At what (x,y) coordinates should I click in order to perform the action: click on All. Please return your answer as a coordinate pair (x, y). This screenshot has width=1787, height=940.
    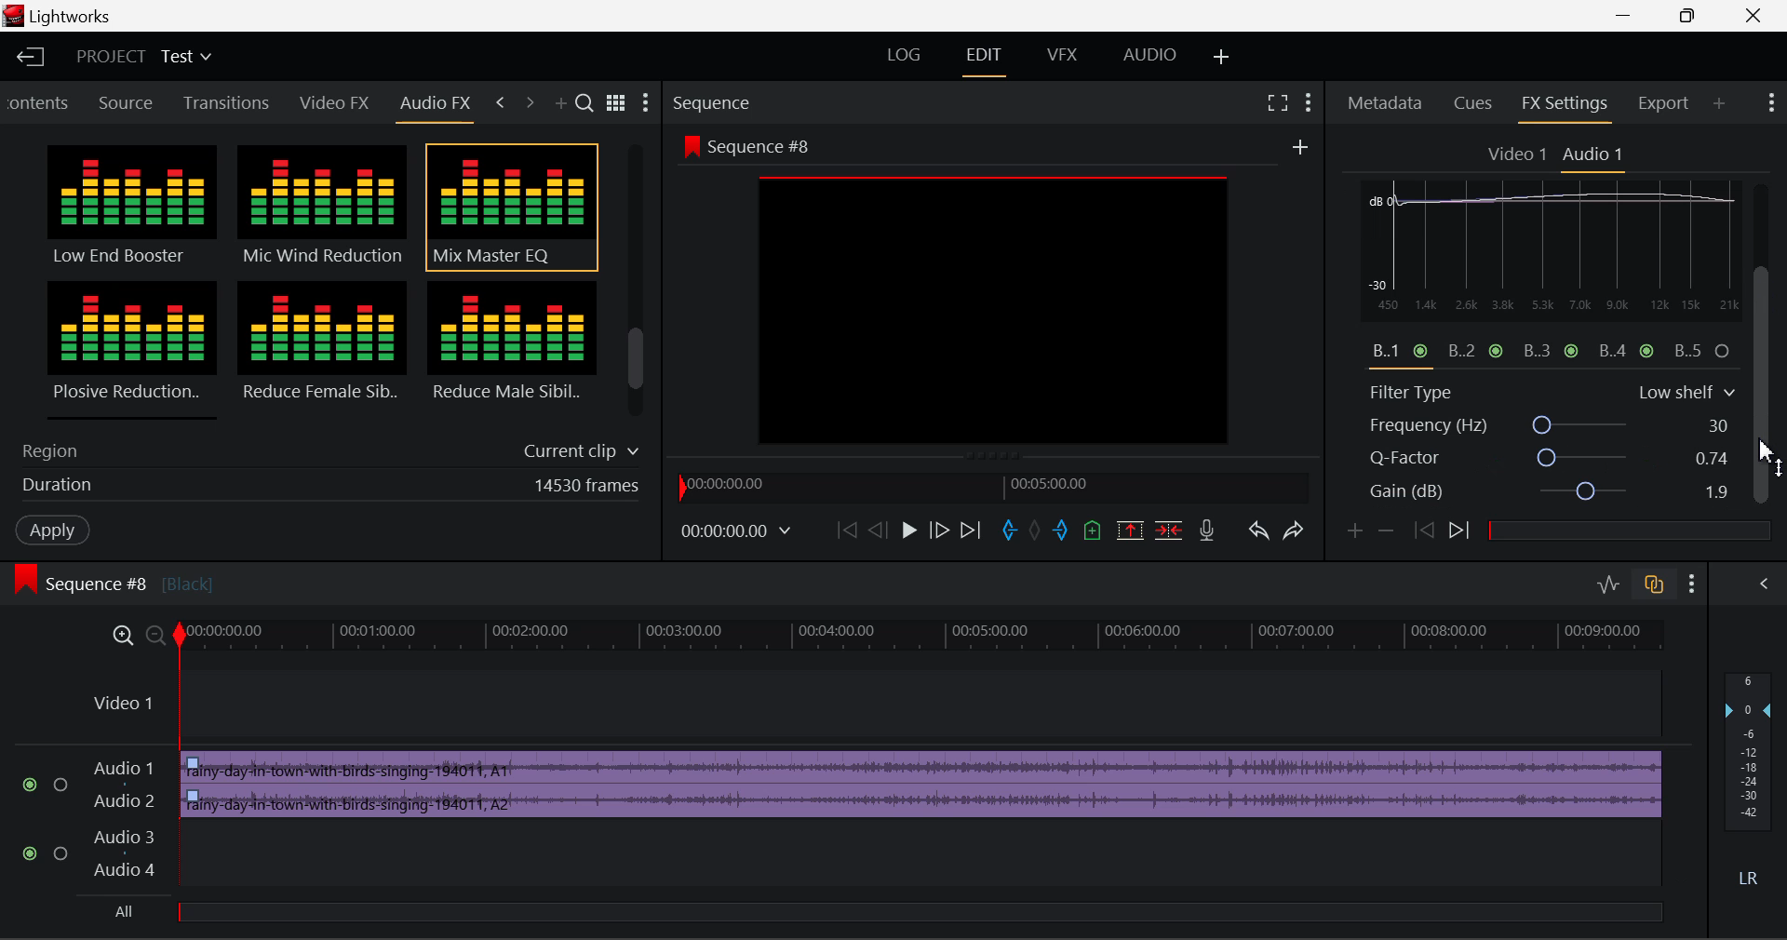
    Looking at the image, I should click on (133, 910).